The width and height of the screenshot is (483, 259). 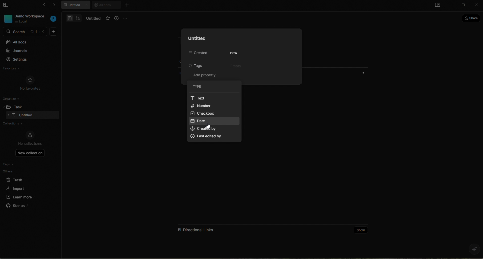 What do you see at coordinates (27, 51) in the screenshot?
I see `journals` at bounding box center [27, 51].